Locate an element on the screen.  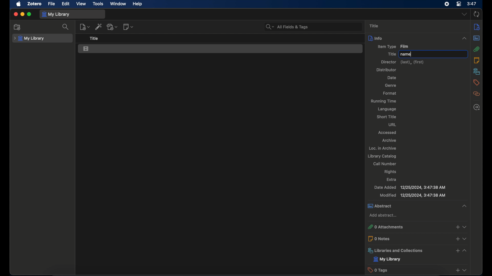
date is located at coordinates (392, 77).